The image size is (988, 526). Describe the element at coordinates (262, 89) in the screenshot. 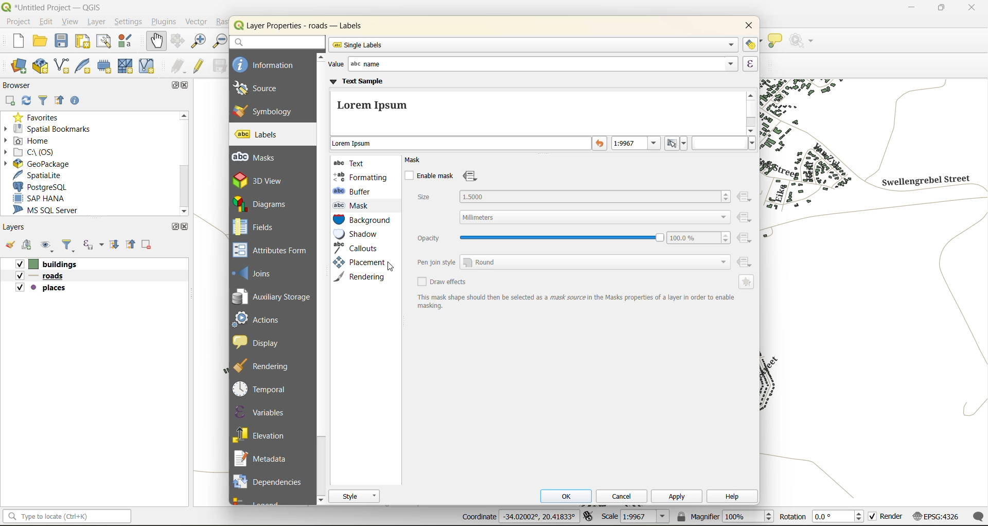

I see `source` at that location.